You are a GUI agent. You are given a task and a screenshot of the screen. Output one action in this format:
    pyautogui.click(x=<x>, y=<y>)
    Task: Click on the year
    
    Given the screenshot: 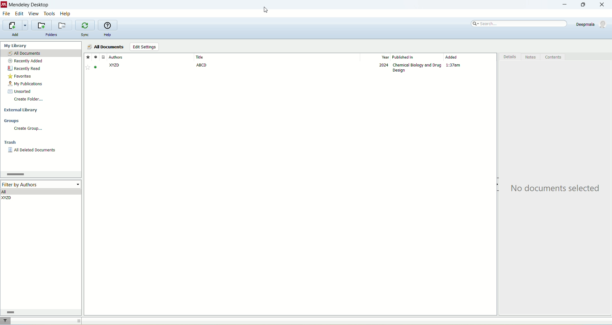 What is the action you would take?
    pyautogui.click(x=377, y=57)
    